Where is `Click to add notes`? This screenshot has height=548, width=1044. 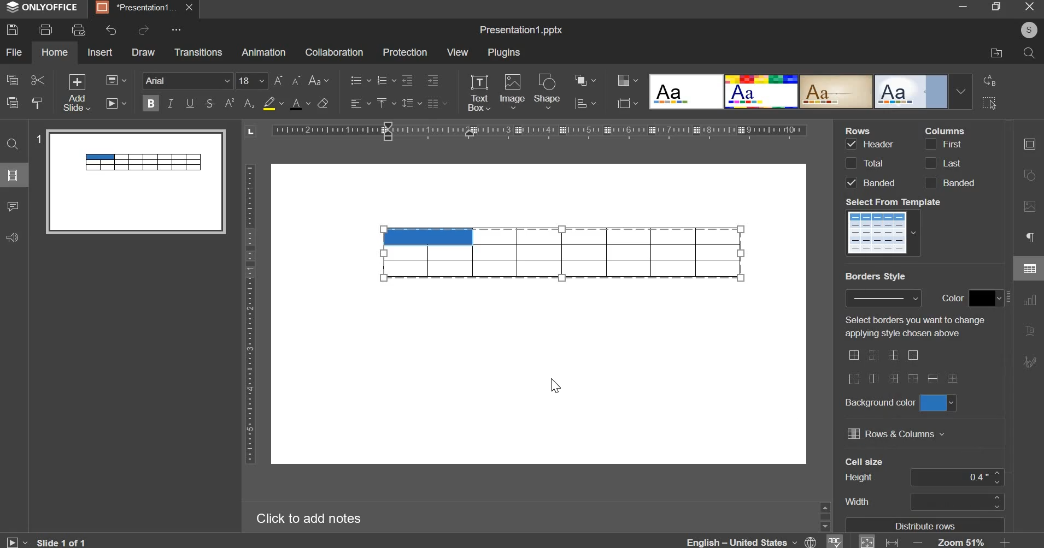
Click to add notes is located at coordinates (306, 516).